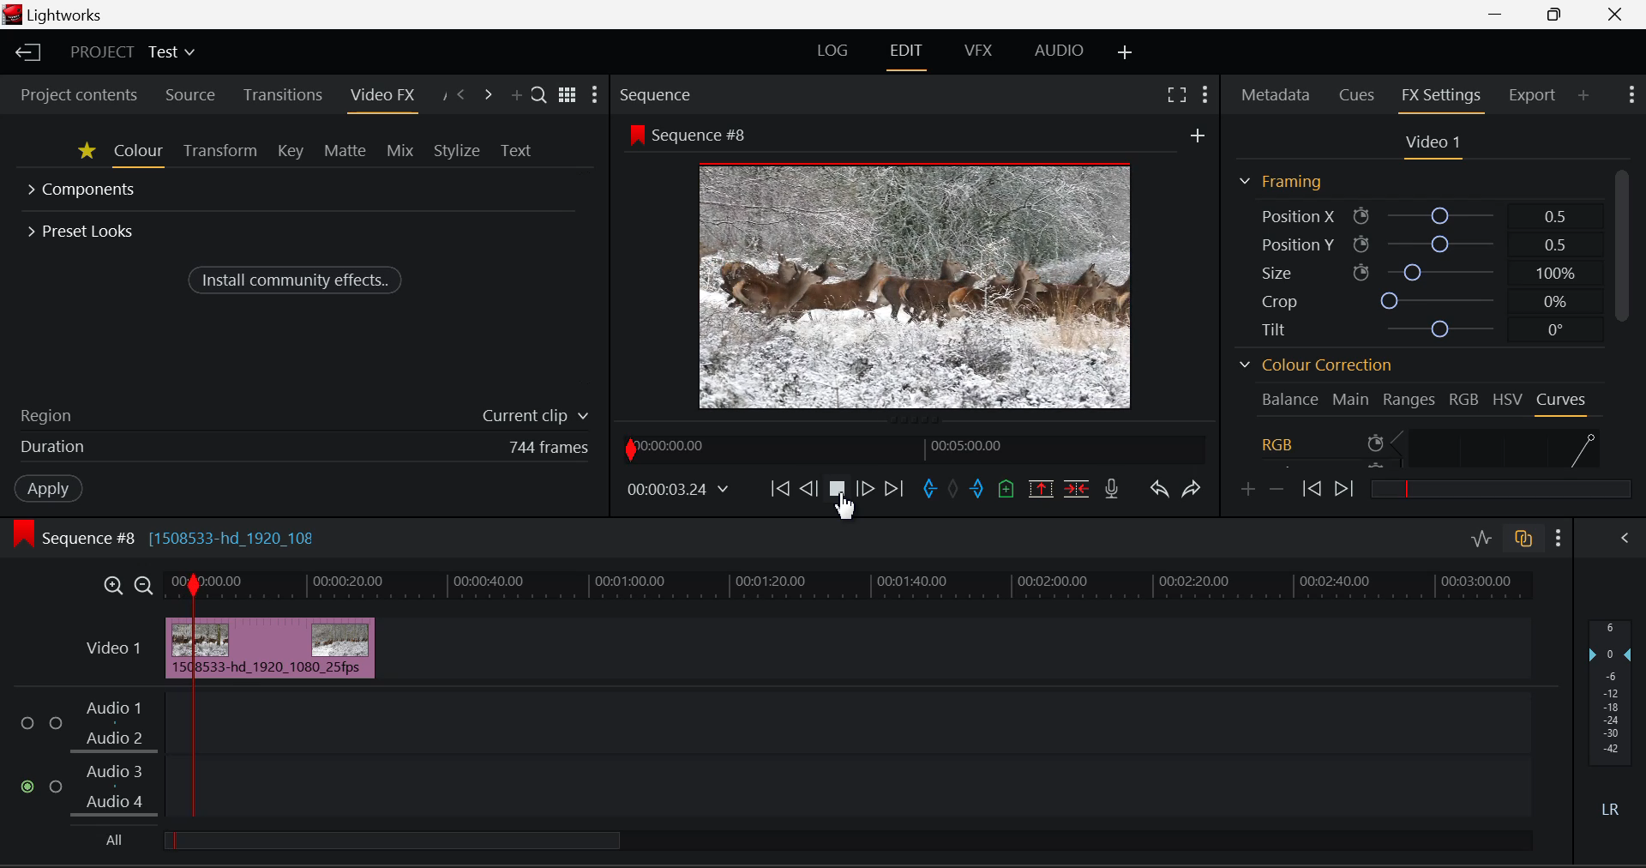 The image size is (1646, 868). Describe the element at coordinates (304, 448) in the screenshot. I see `Frame Duration` at that location.